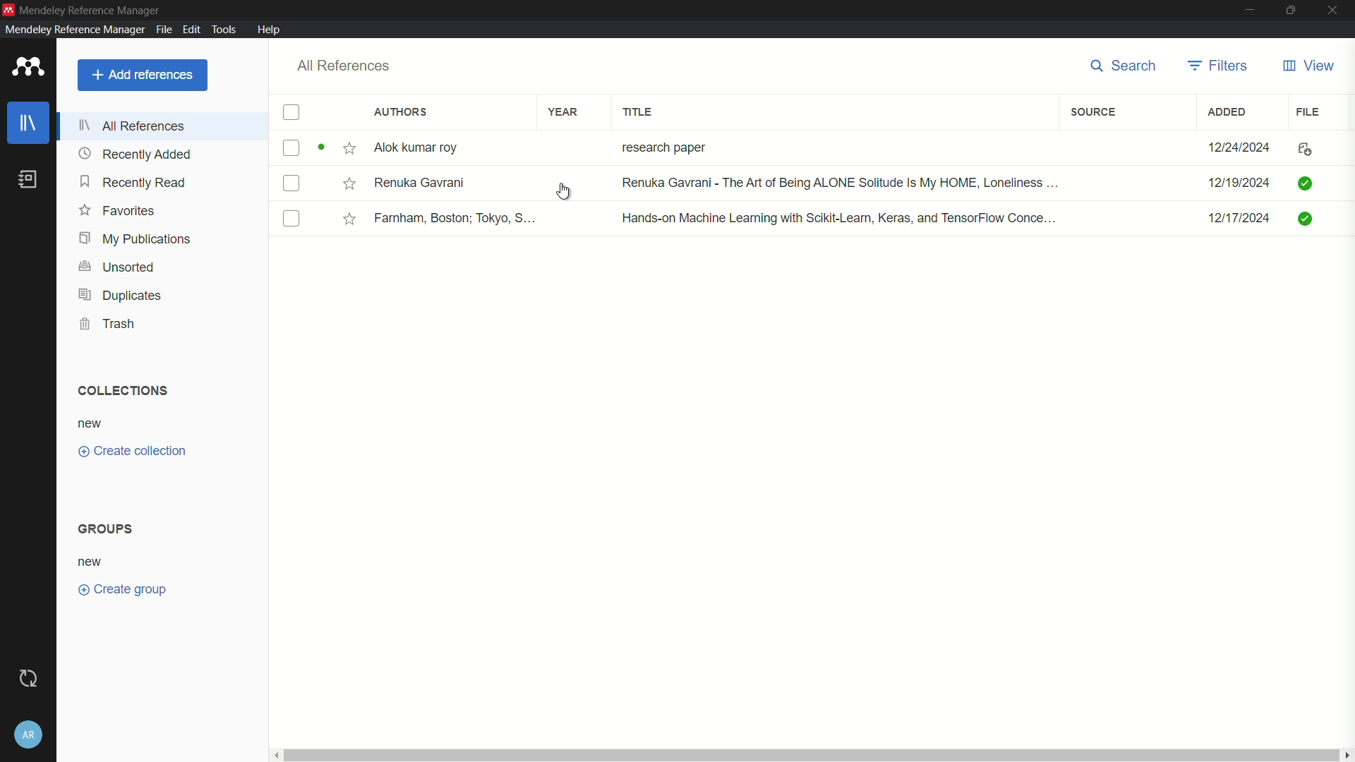  I want to click on app icon, so click(28, 66).